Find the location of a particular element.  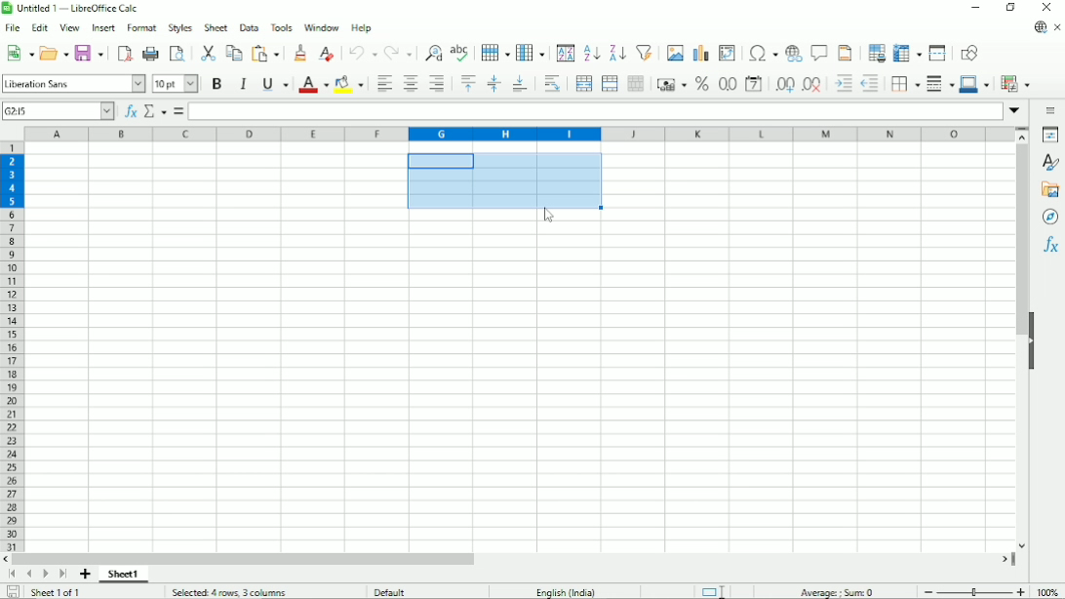

Format as percent is located at coordinates (701, 84).